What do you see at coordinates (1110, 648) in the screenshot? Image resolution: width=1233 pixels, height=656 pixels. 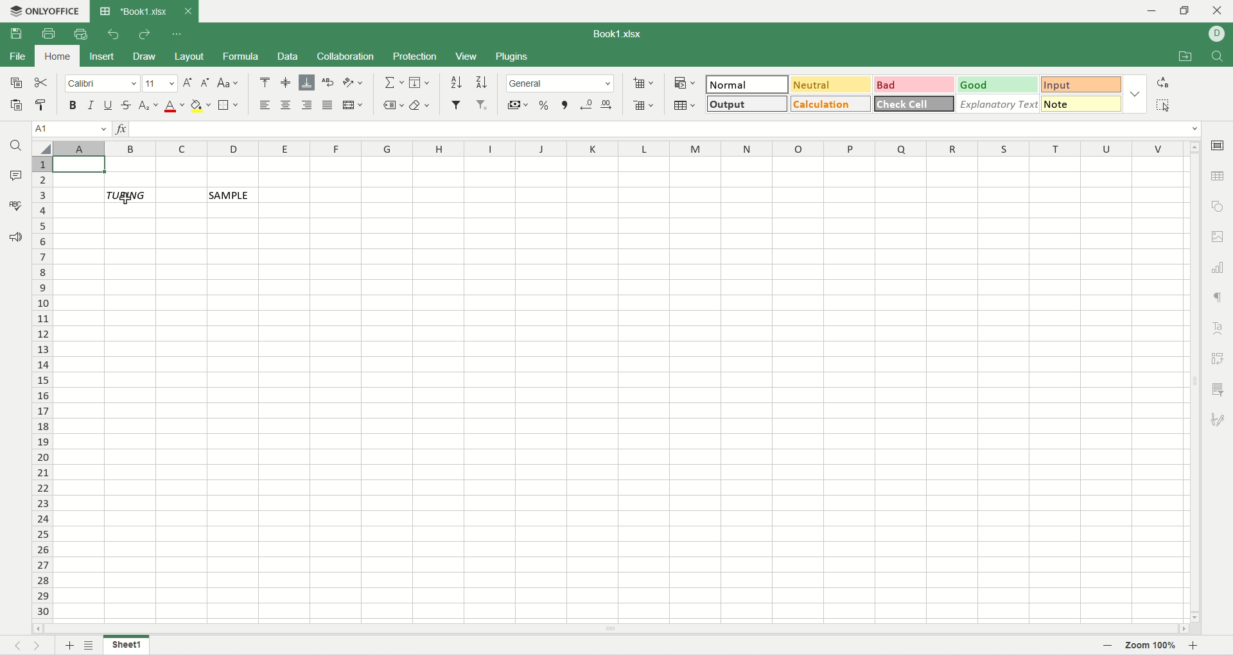 I see `zoom out` at bounding box center [1110, 648].